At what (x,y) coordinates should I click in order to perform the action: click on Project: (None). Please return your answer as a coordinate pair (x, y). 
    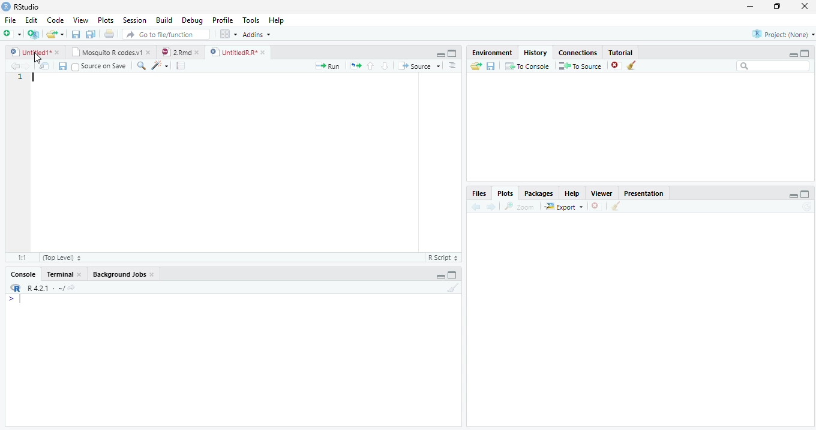
    Looking at the image, I should click on (779, 35).